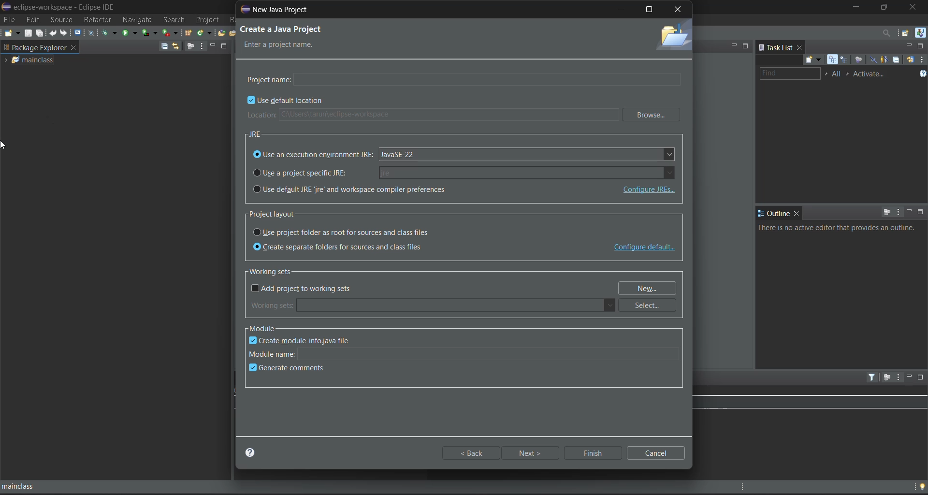 Image resolution: width=928 pixels, height=495 pixels. I want to click on mainclass, so click(36, 487).